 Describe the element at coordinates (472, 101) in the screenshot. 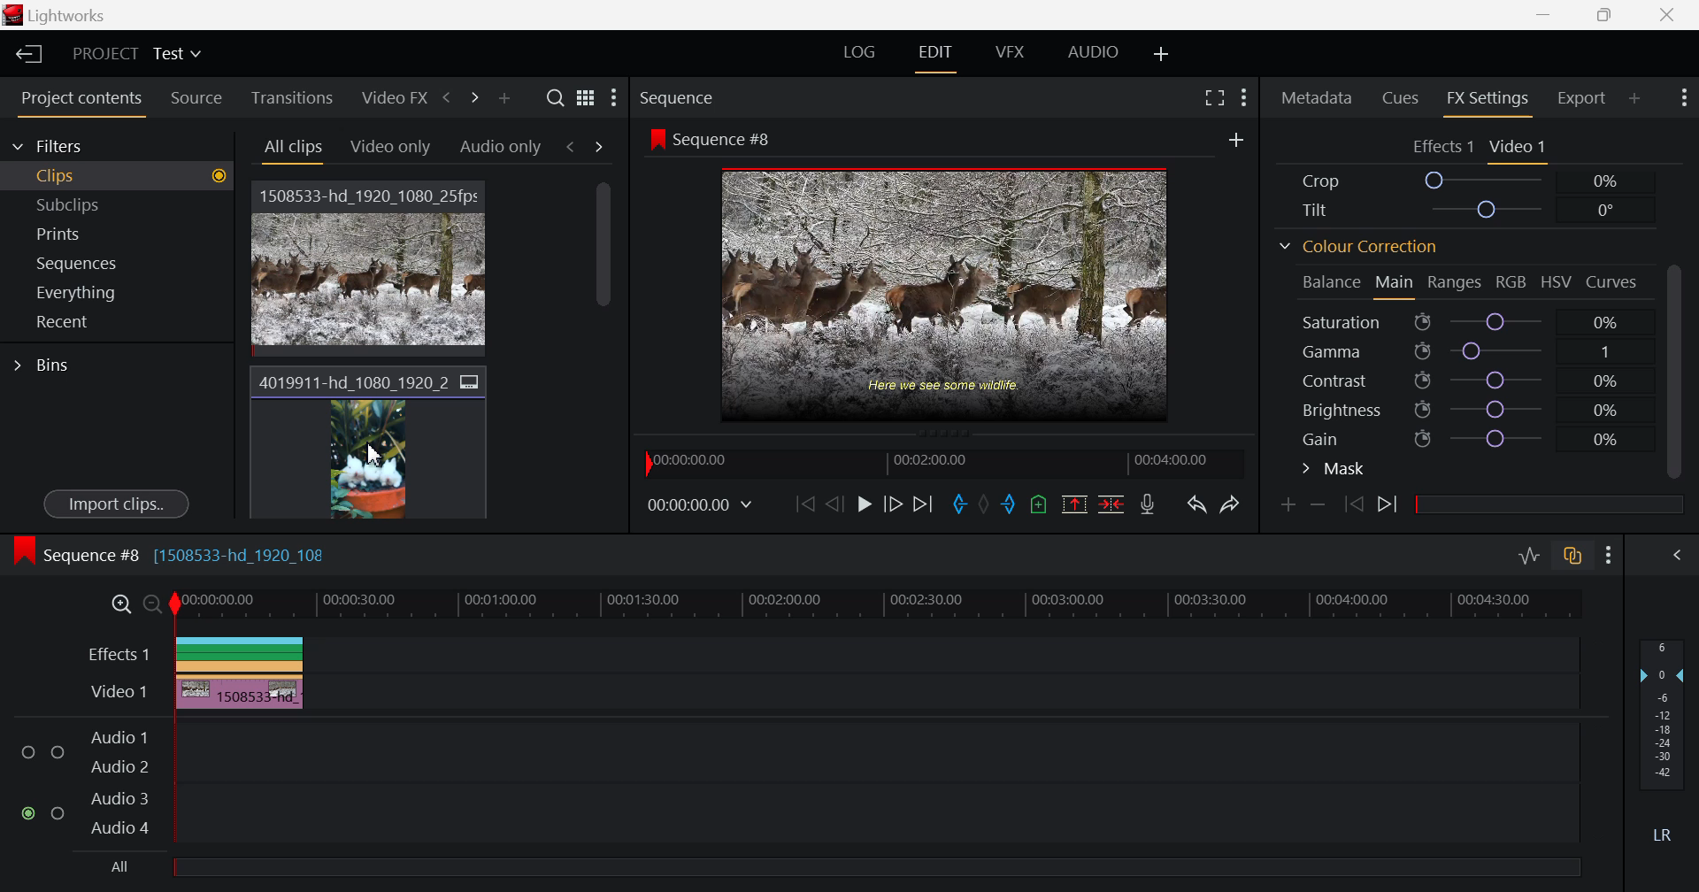

I see `Next Panel` at that location.